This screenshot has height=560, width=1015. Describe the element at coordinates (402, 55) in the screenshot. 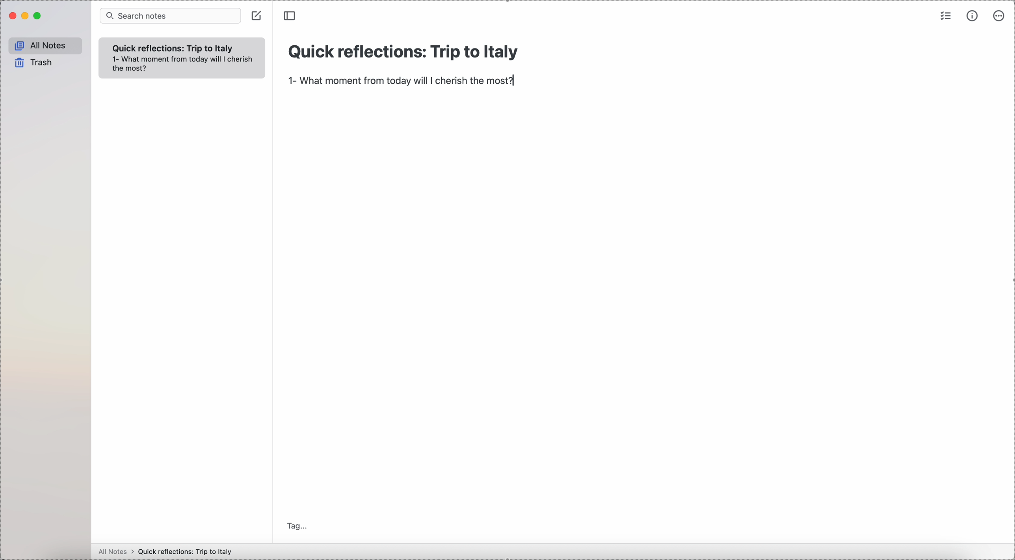

I see `Quick reflections: Trip to Italy` at that location.